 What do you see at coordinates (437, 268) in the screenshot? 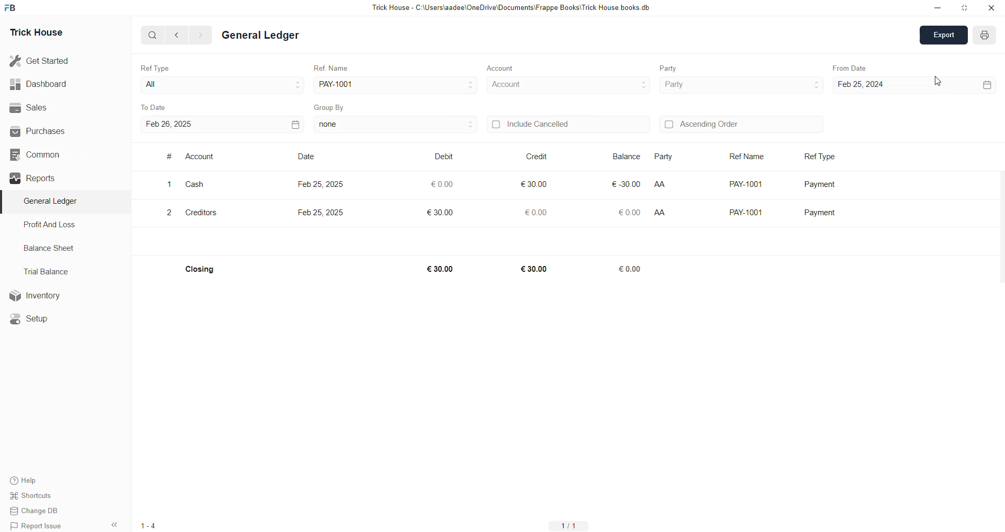
I see `€30.00` at bounding box center [437, 268].